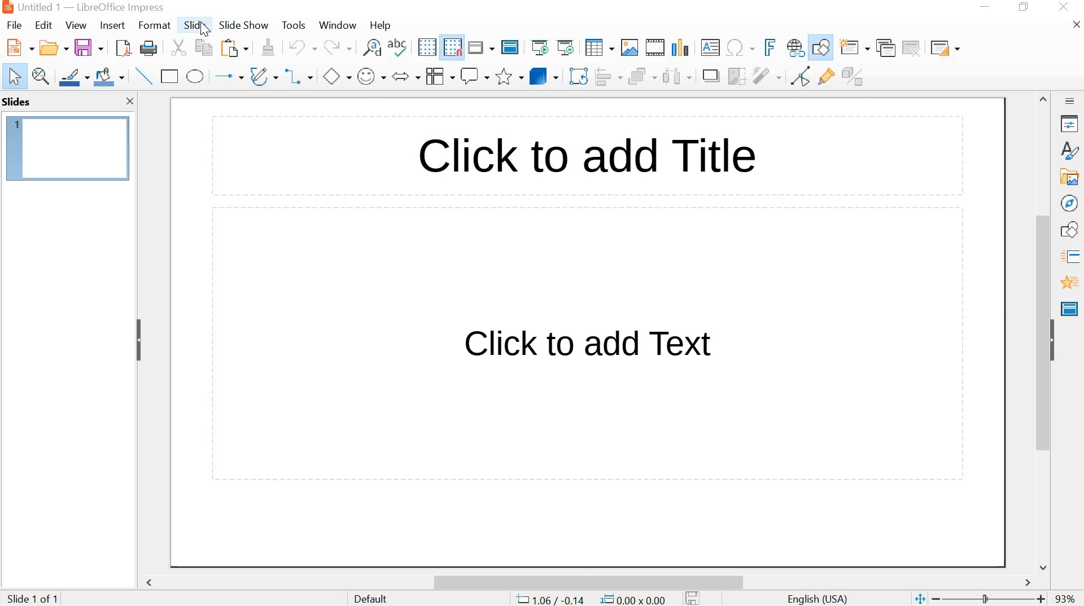 This screenshot has width=1084, height=606. What do you see at coordinates (1024, 7) in the screenshot?
I see `RESTORE DOWN` at bounding box center [1024, 7].